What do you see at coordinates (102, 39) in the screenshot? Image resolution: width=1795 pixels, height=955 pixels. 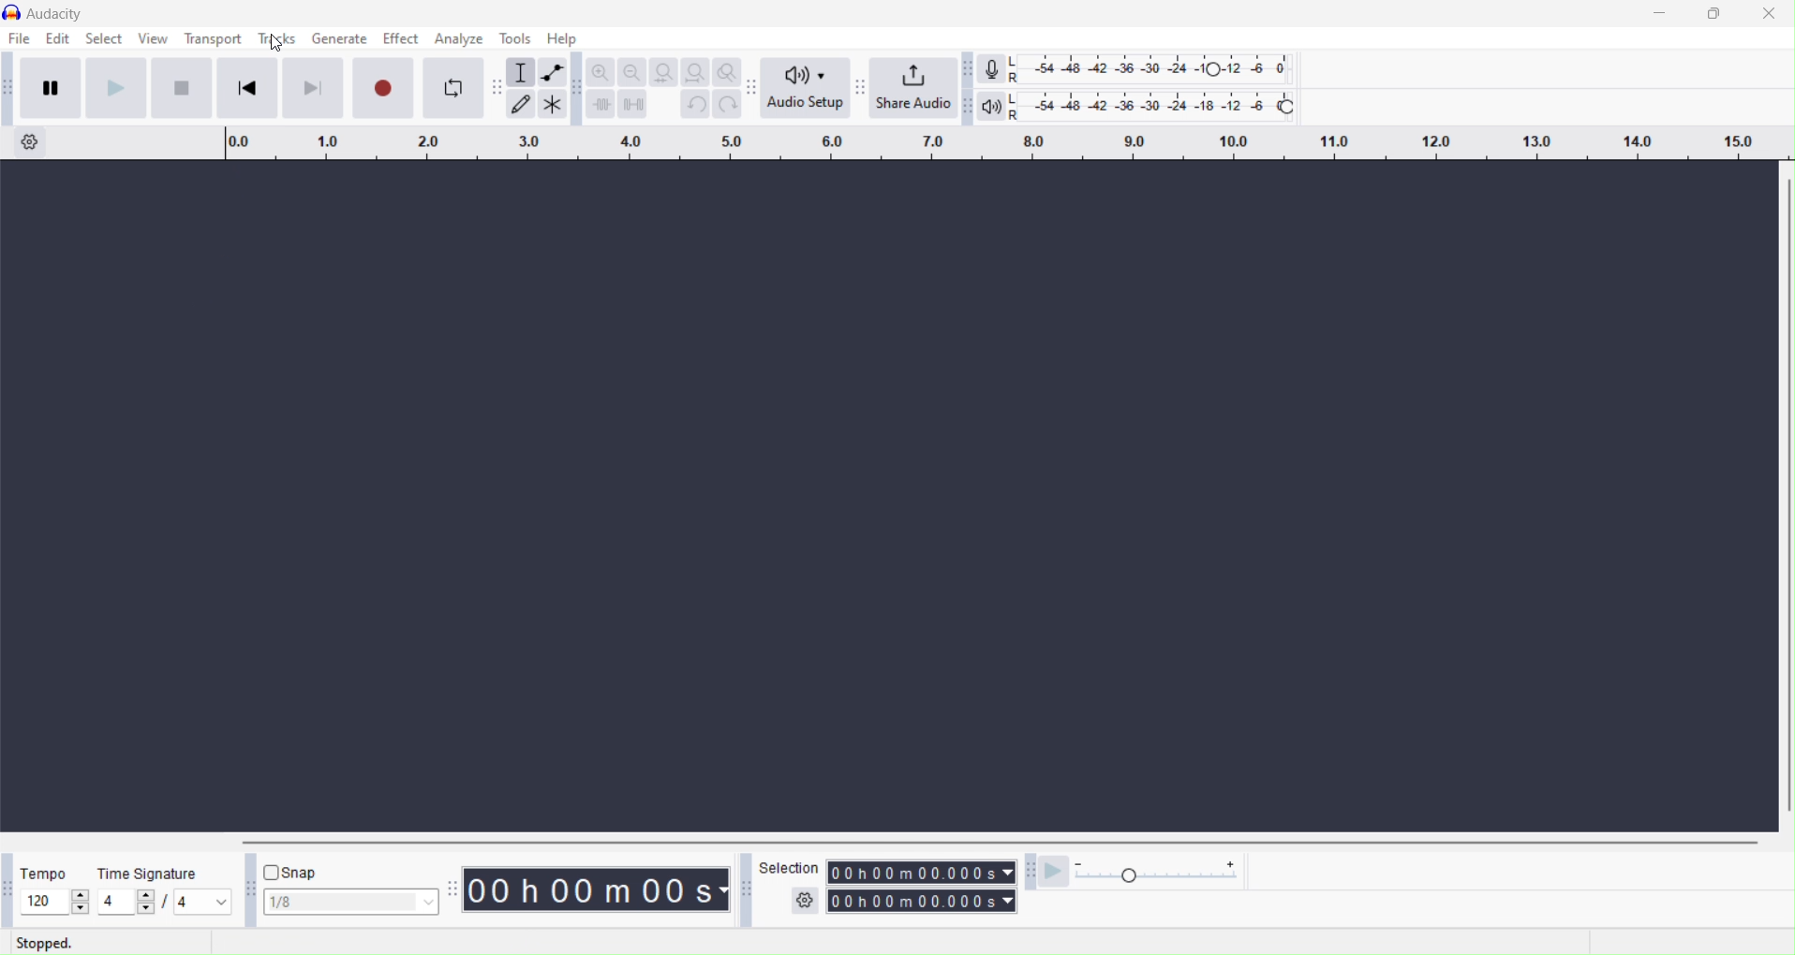 I see `Select` at bounding box center [102, 39].